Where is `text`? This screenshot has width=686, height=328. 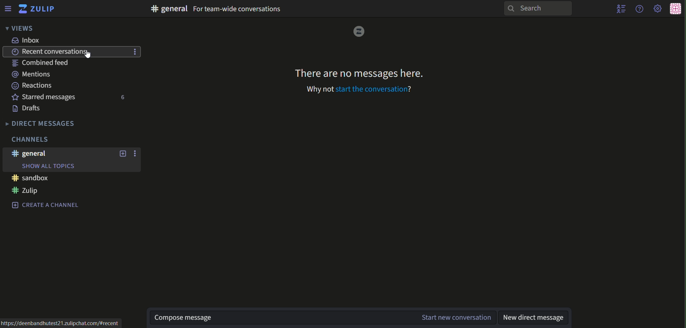 text is located at coordinates (44, 63).